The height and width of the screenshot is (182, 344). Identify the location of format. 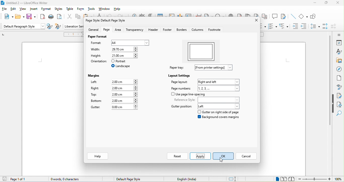
(46, 10).